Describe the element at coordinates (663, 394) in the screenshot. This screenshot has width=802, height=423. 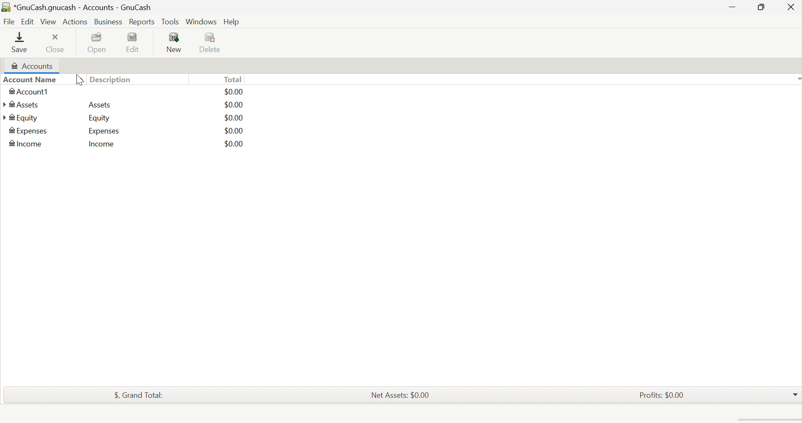
I see `Profits: $0.00` at that location.